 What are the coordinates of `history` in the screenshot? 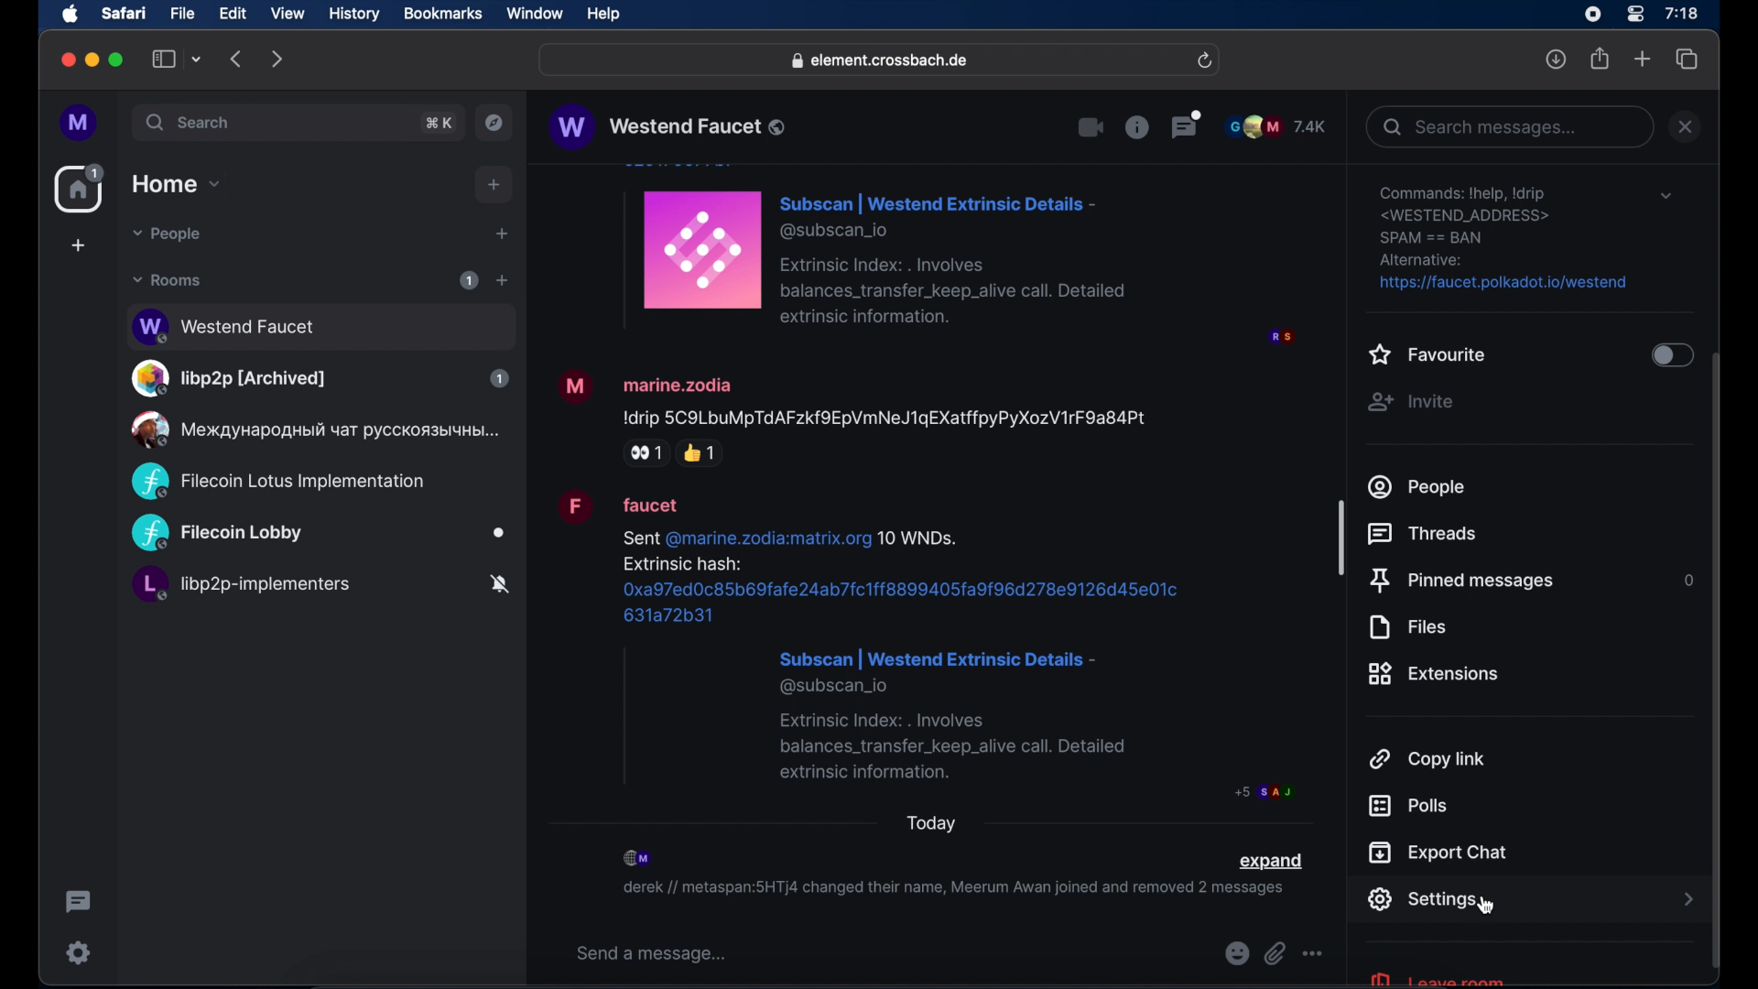 It's located at (354, 15).